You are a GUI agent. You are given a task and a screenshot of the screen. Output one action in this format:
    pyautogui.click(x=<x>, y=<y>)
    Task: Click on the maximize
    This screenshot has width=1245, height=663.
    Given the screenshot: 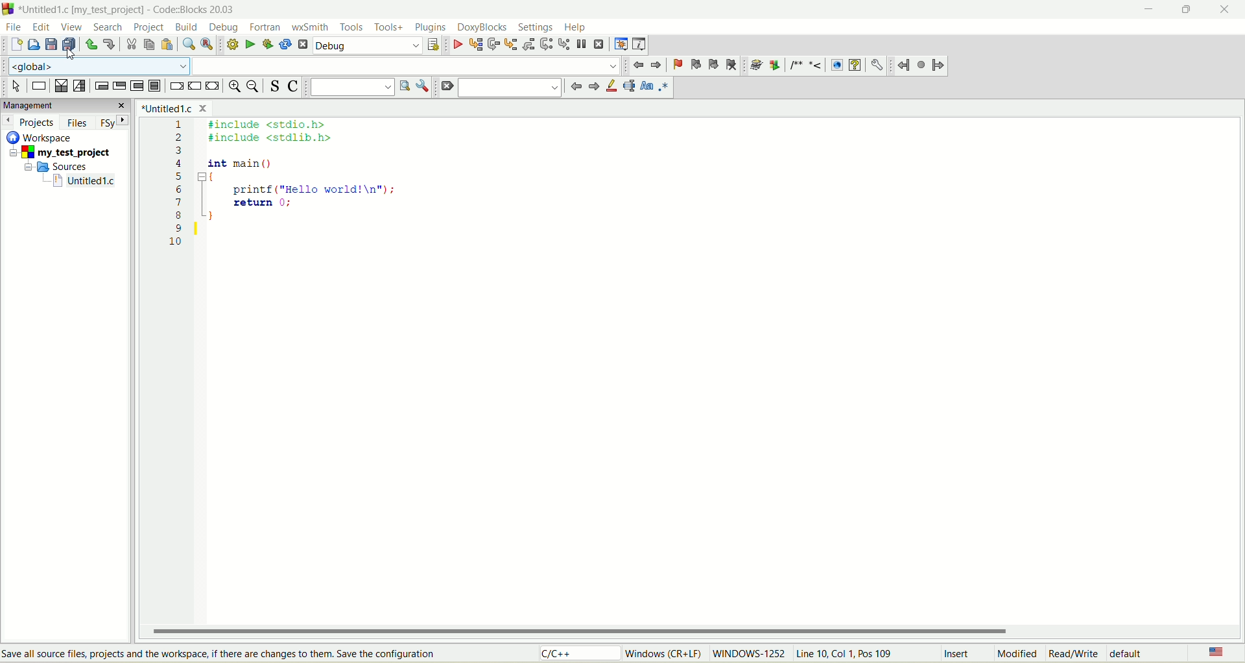 What is the action you would take?
    pyautogui.click(x=1187, y=10)
    